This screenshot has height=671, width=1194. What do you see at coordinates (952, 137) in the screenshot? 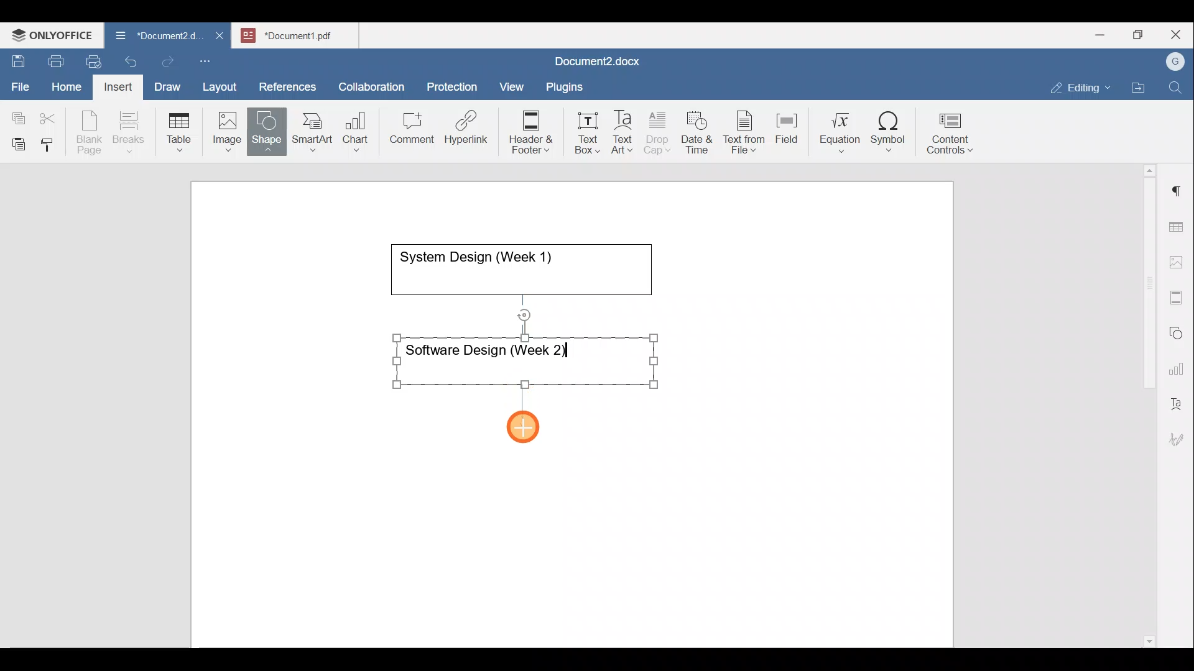
I see `Content controls` at bounding box center [952, 137].